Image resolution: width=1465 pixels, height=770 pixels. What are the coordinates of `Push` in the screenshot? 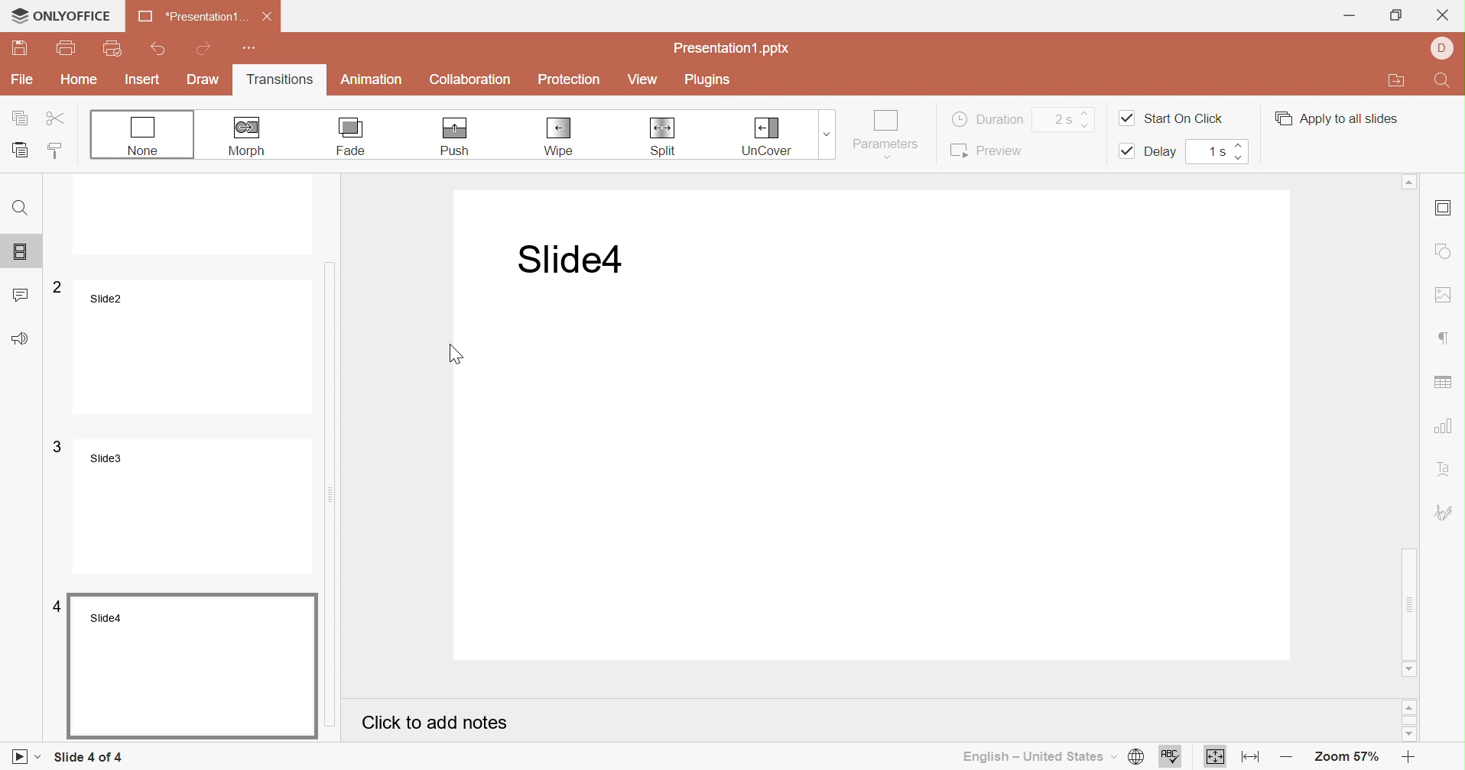 It's located at (454, 137).